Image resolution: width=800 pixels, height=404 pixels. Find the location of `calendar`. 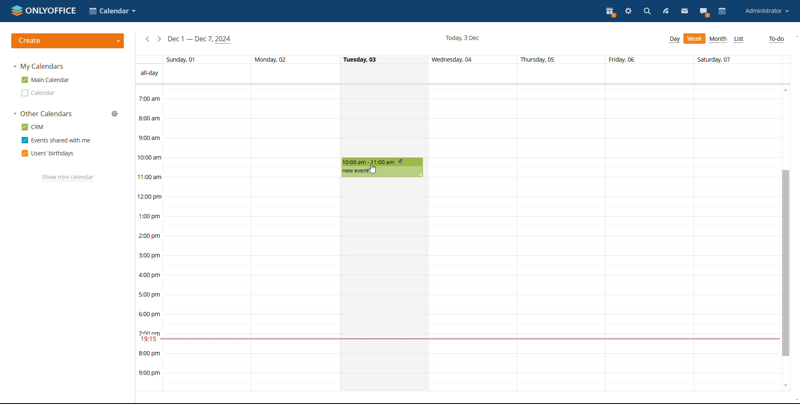

calendar is located at coordinates (722, 12).